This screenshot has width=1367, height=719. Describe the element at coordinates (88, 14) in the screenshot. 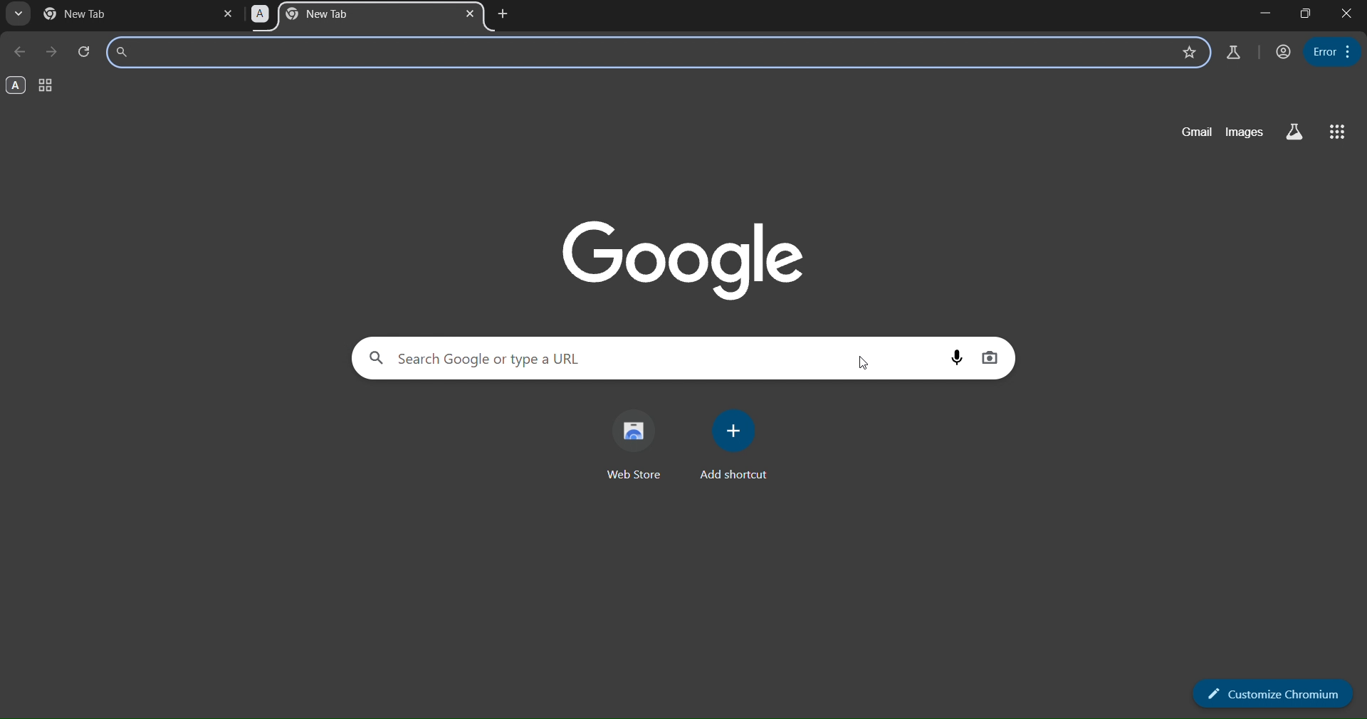

I see `current page` at that location.